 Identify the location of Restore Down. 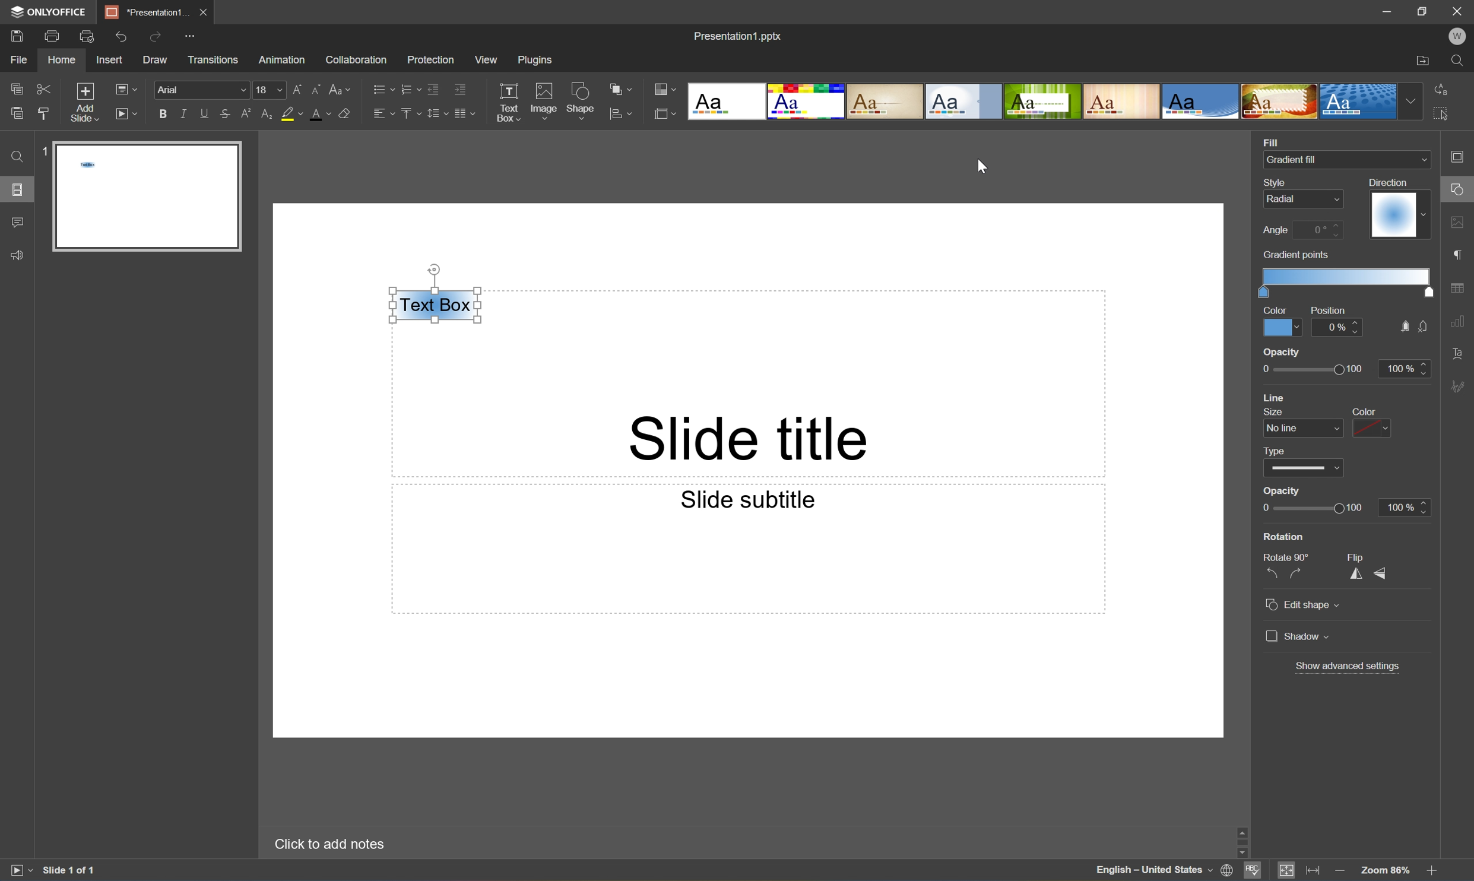
(1424, 9).